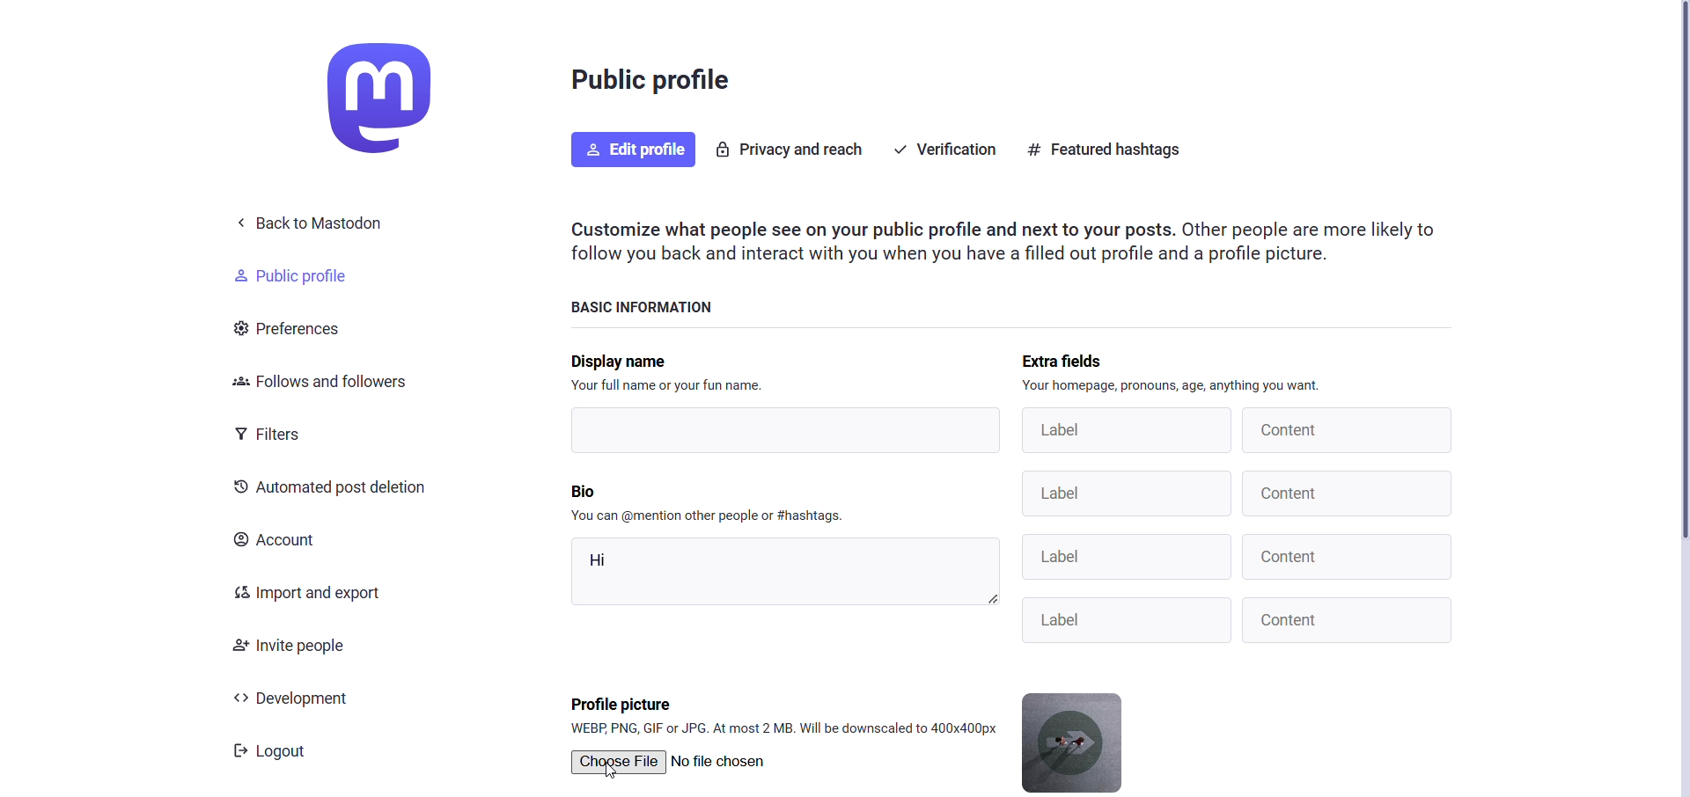 This screenshot has width=1690, height=797. I want to click on privacy and reach, so click(786, 151).